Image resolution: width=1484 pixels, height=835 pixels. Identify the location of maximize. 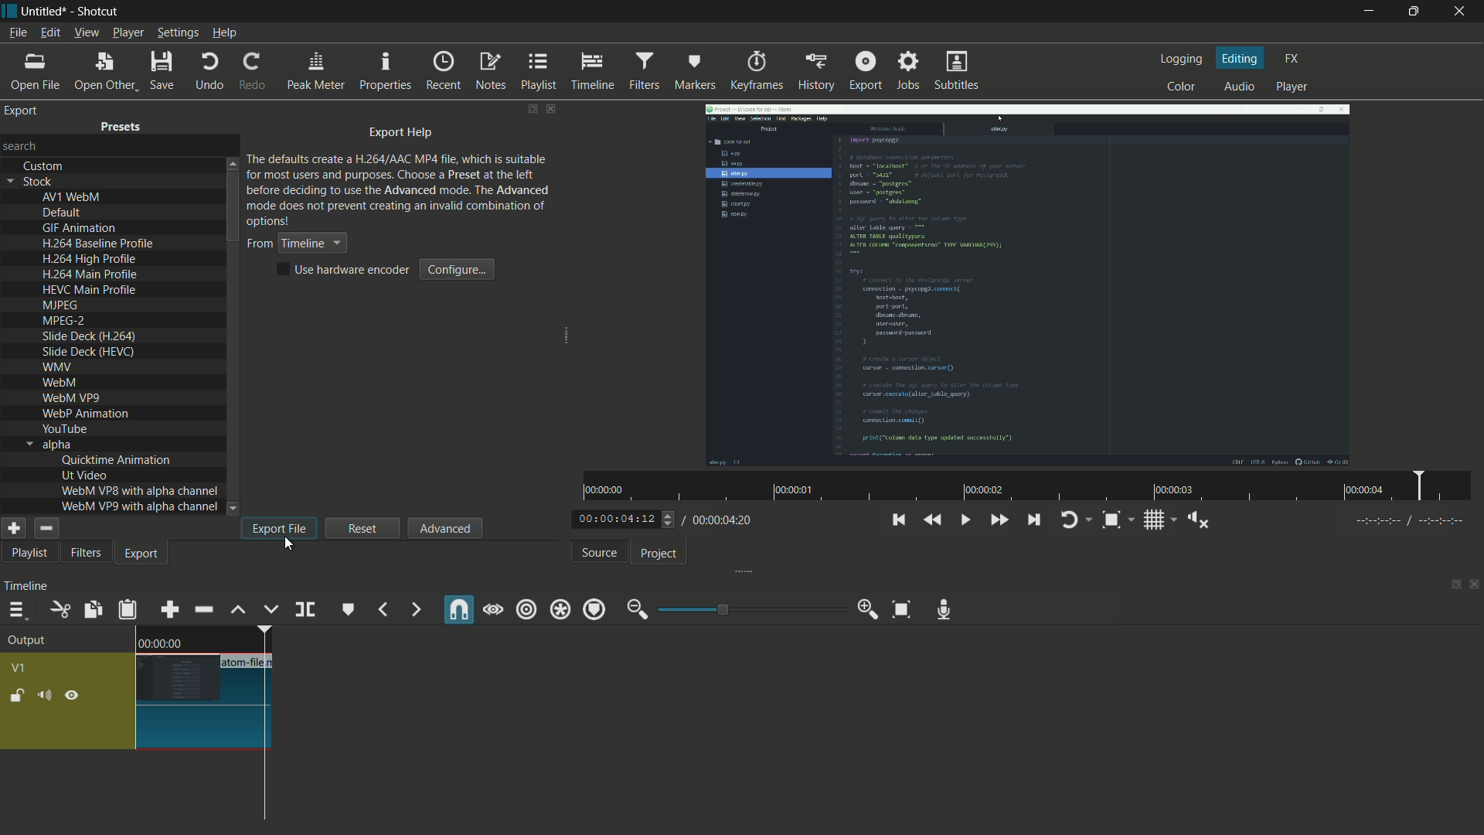
(1416, 12).